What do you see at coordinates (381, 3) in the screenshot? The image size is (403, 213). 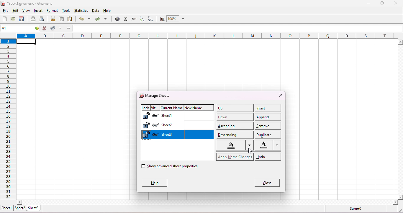 I see `maximize` at bounding box center [381, 3].